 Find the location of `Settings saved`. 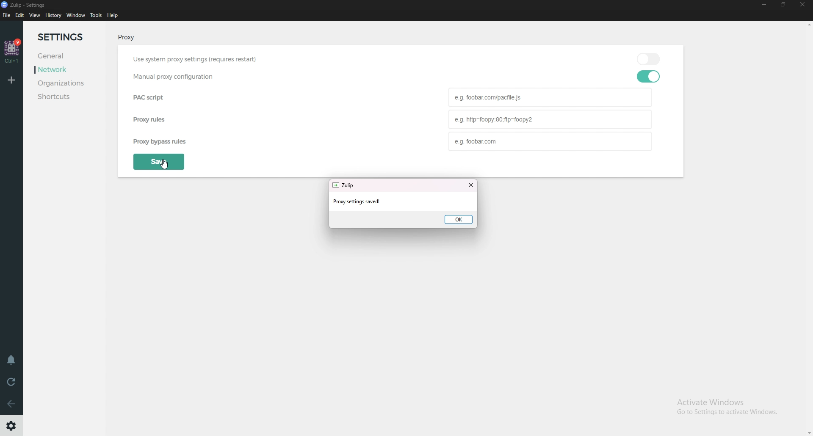

Settings saved is located at coordinates (379, 201).